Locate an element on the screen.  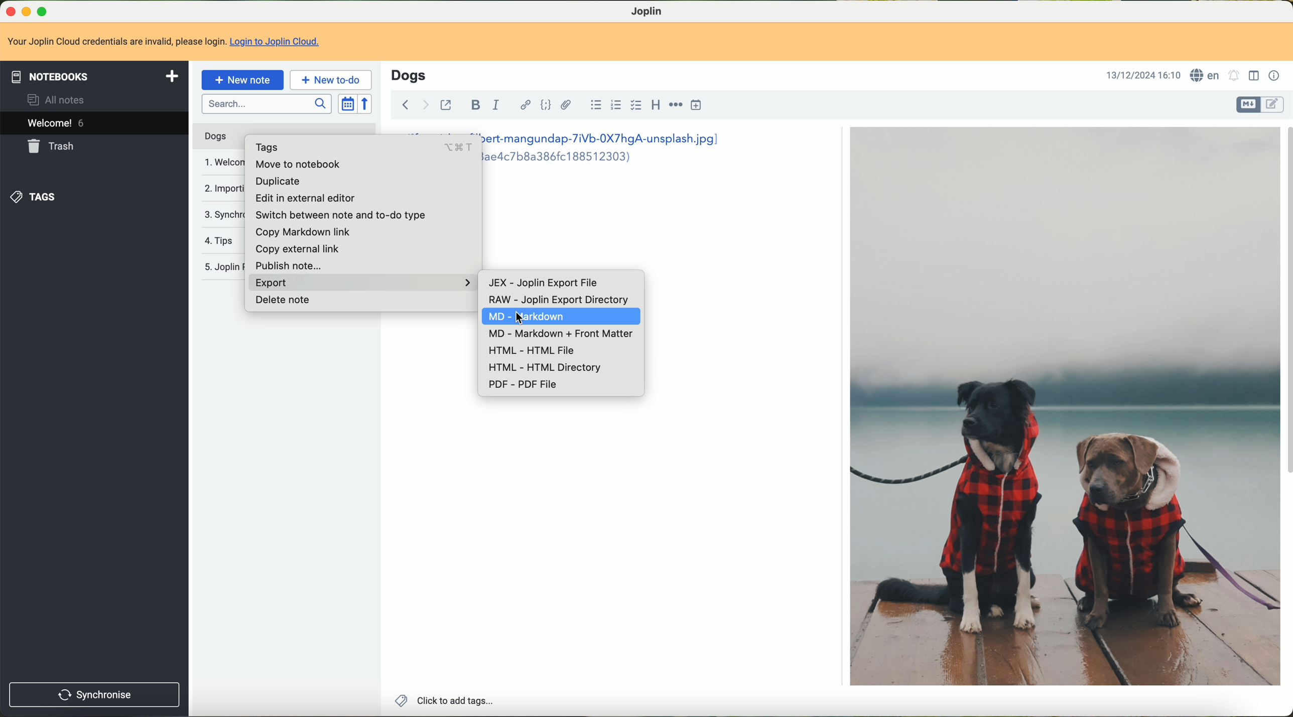
synchronise your notes is located at coordinates (222, 213).